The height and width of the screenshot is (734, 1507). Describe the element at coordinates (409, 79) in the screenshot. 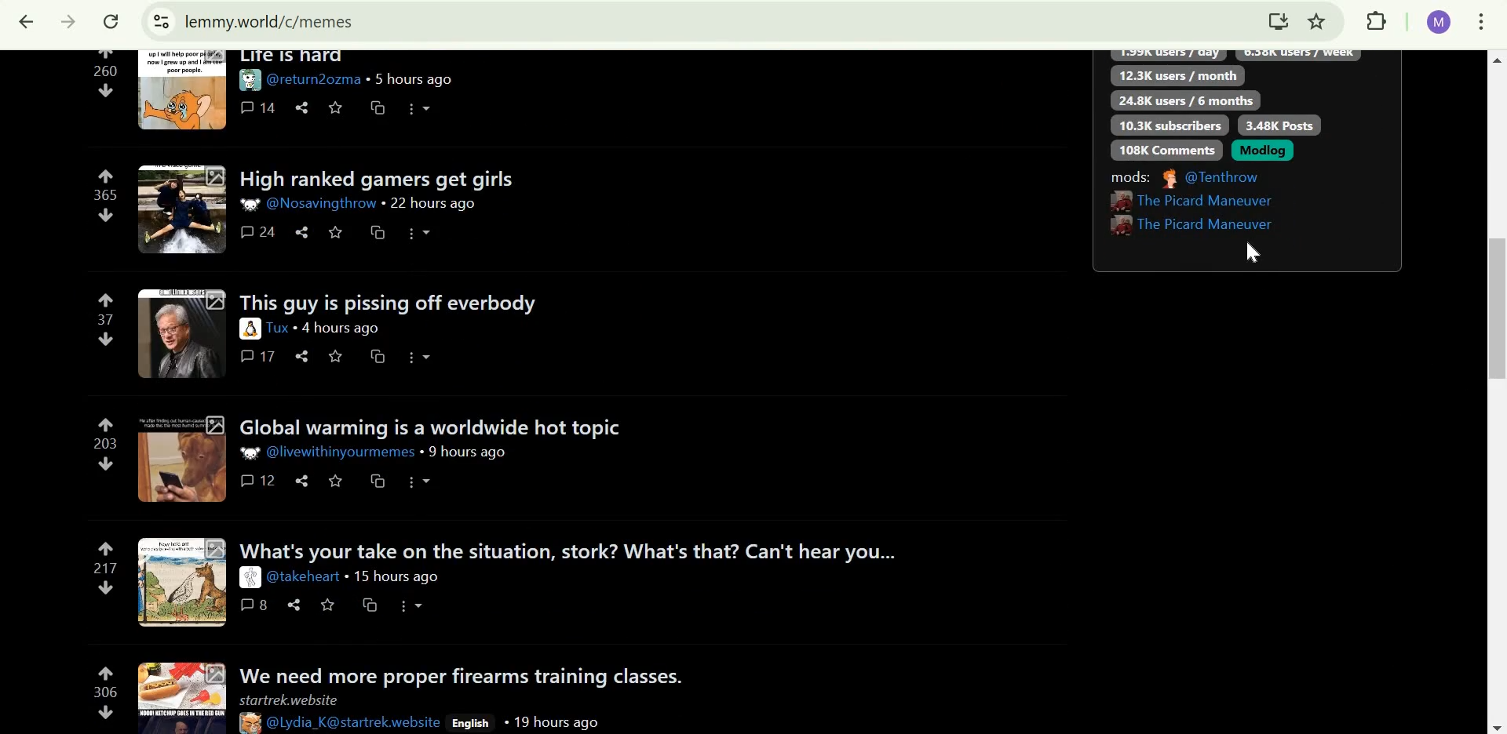

I see `5 hours ago` at that location.